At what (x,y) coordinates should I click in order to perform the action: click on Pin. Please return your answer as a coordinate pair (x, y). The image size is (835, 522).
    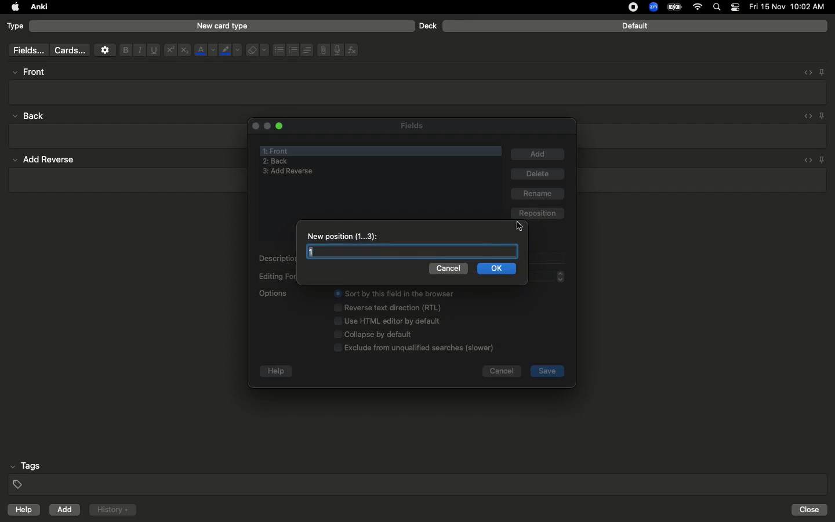
    Looking at the image, I should click on (823, 115).